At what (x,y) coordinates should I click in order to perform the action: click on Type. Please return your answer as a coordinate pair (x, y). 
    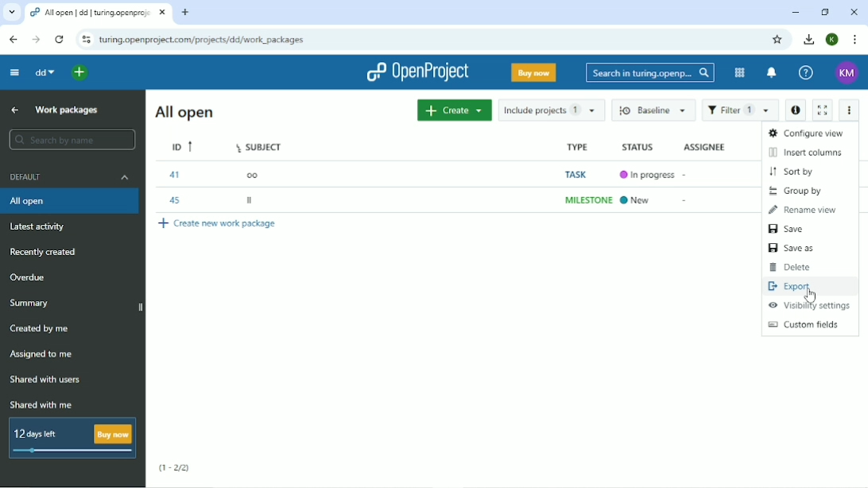
    Looking at the image, I should click on (576, 146).